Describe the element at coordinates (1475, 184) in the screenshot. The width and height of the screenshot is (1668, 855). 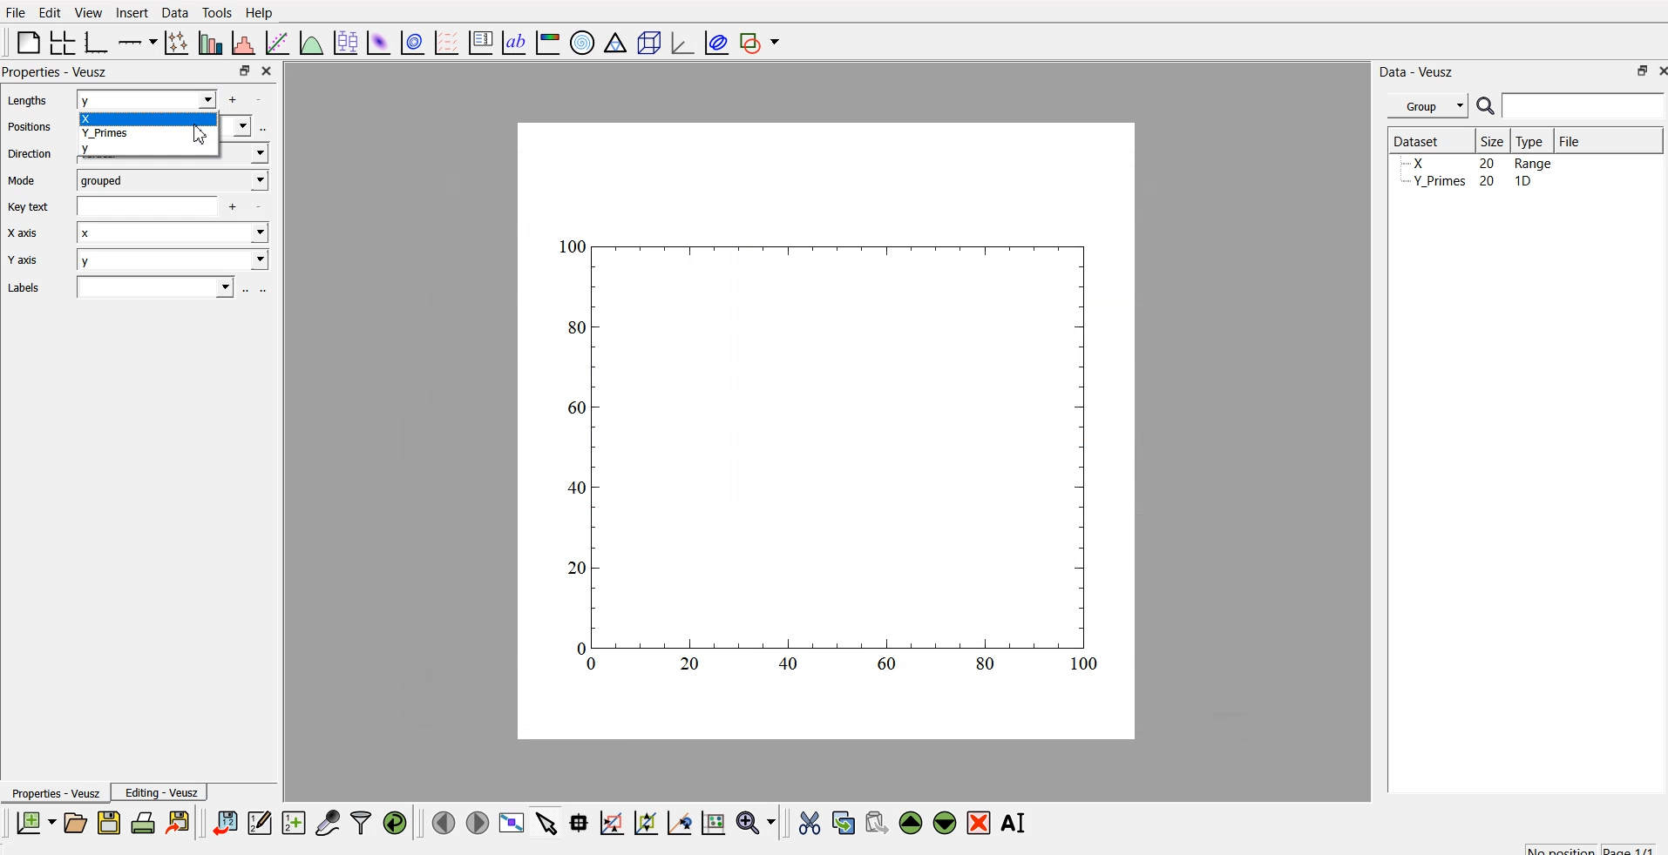
I see `y planes... 20 10` at that location.